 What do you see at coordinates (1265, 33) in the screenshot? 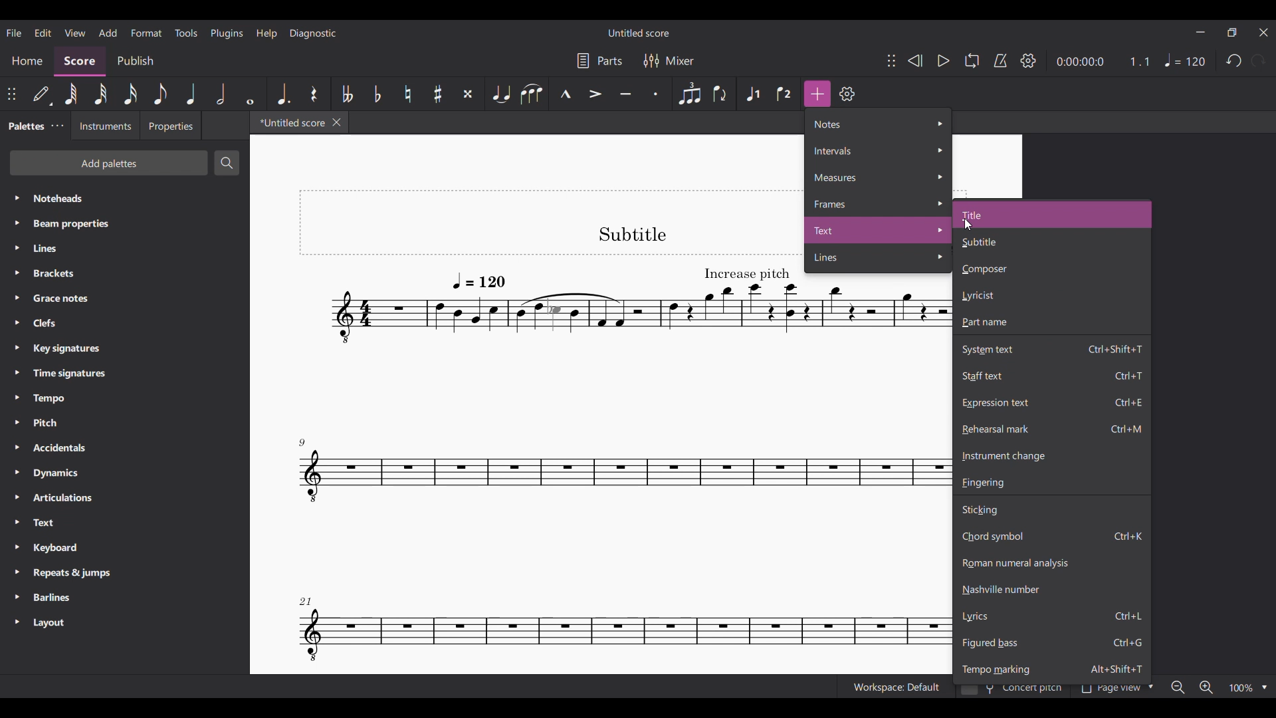
I see `Close interface` at bounding box center [1265, 33].